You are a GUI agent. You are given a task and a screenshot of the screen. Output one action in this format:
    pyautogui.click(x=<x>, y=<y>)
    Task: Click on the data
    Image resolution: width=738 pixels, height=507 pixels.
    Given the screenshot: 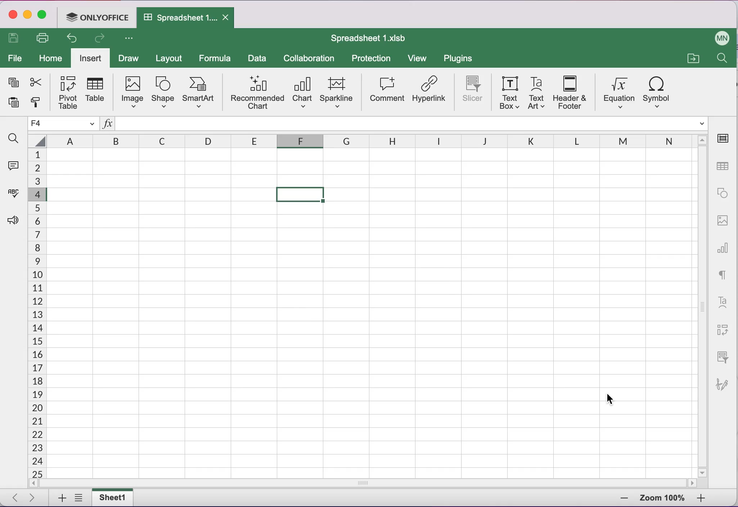 What is the action you would take?
    pyautogui.click(x=258, y=59)
    